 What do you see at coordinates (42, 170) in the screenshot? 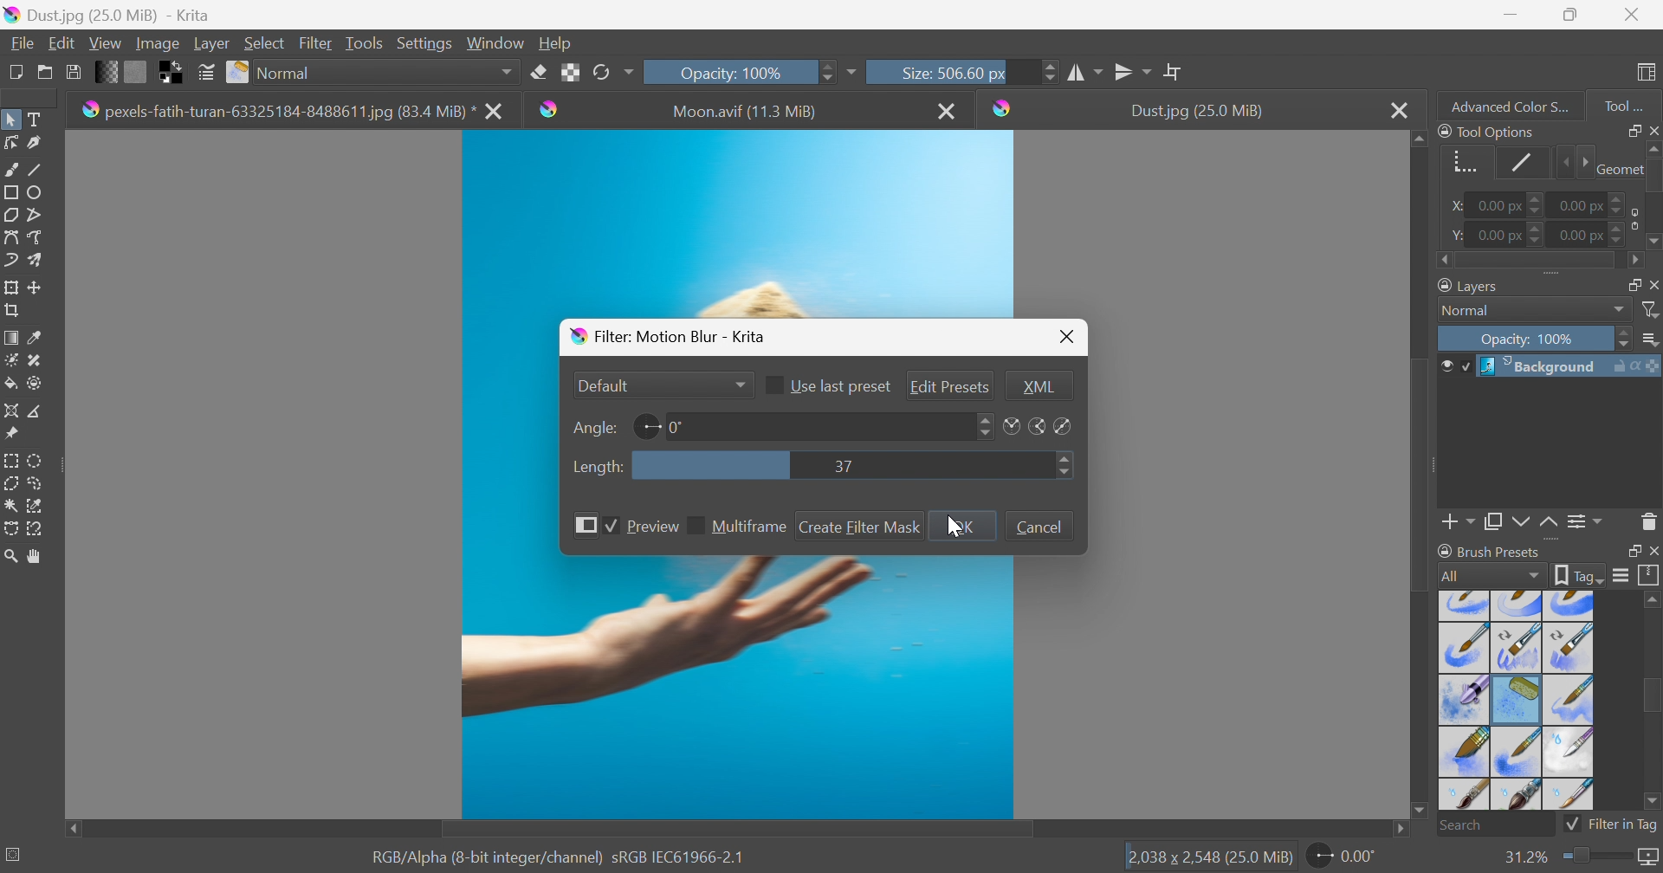
I see `Line tool` at bounding box center [42, 170].